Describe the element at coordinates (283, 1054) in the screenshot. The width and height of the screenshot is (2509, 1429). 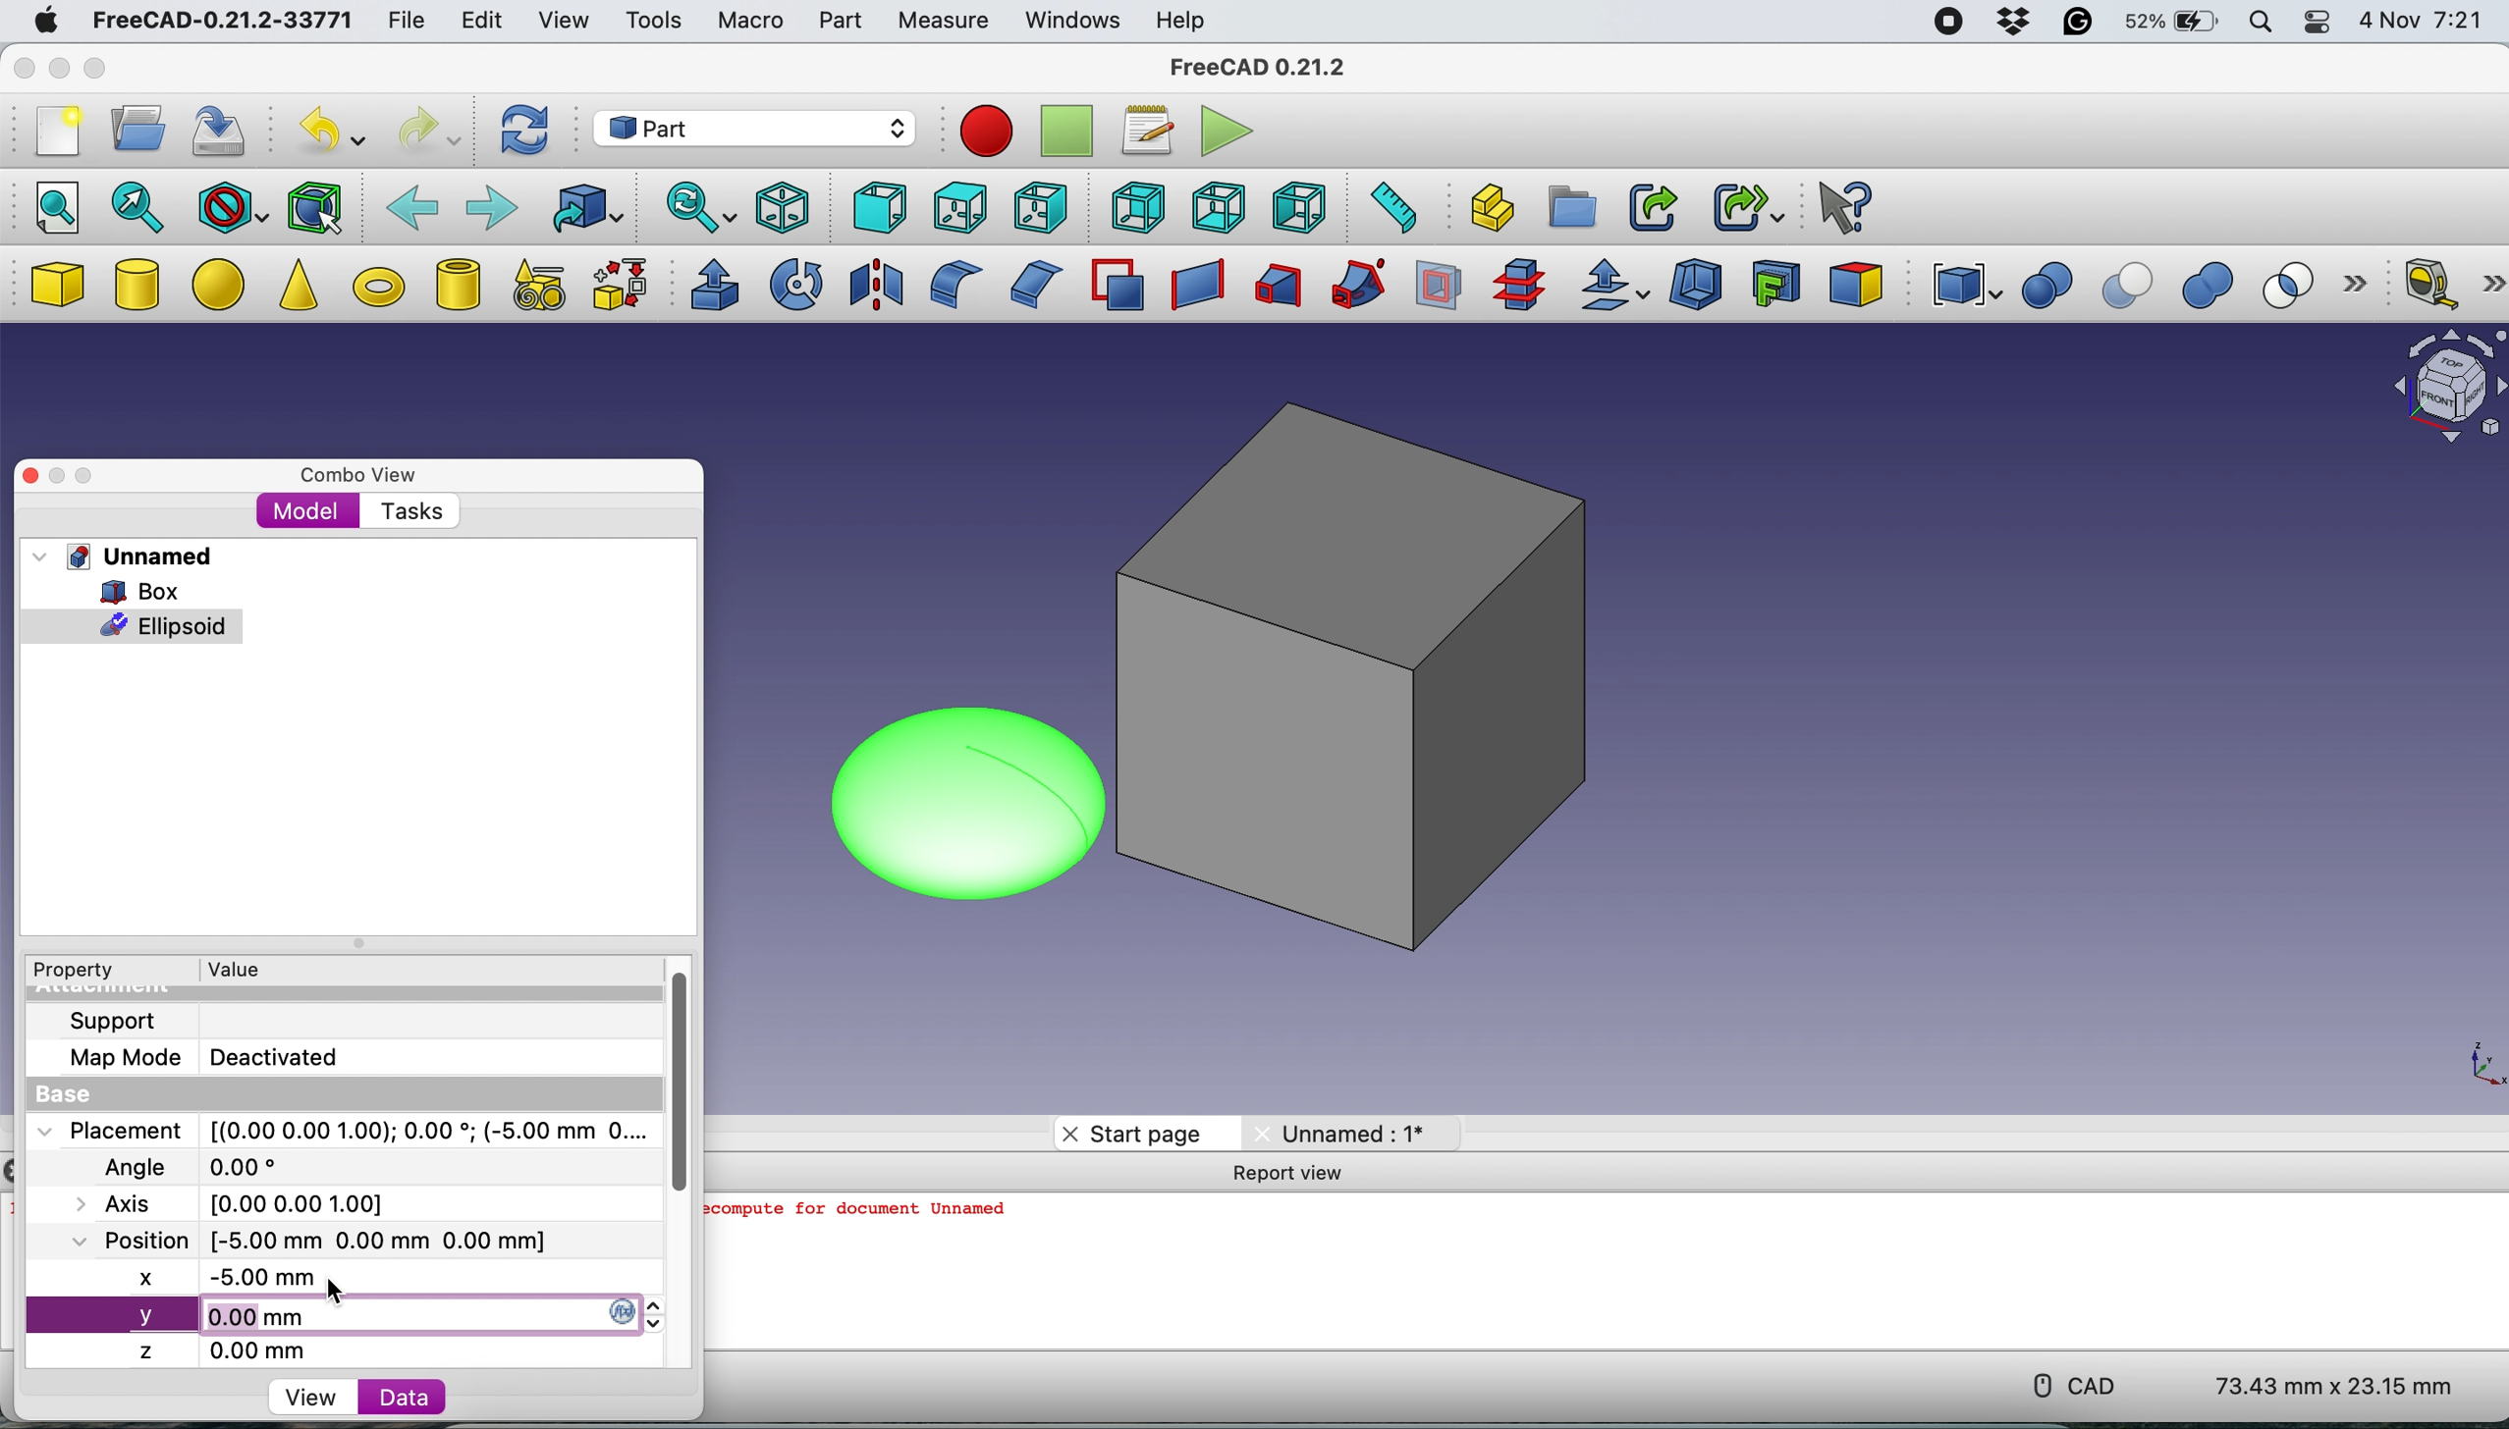
I see `Deactivated` at that location.